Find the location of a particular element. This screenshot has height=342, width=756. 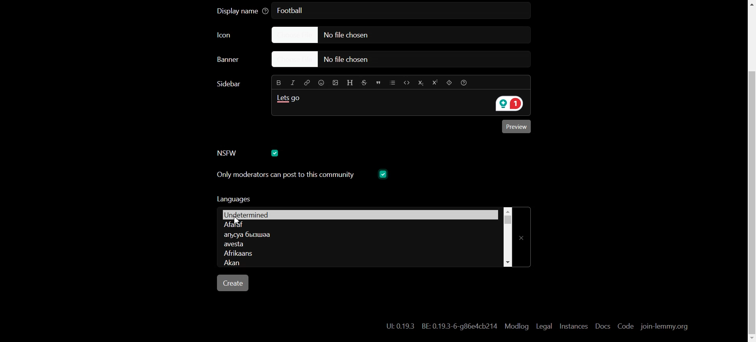

Close Window is located at coordinates (524, 234).